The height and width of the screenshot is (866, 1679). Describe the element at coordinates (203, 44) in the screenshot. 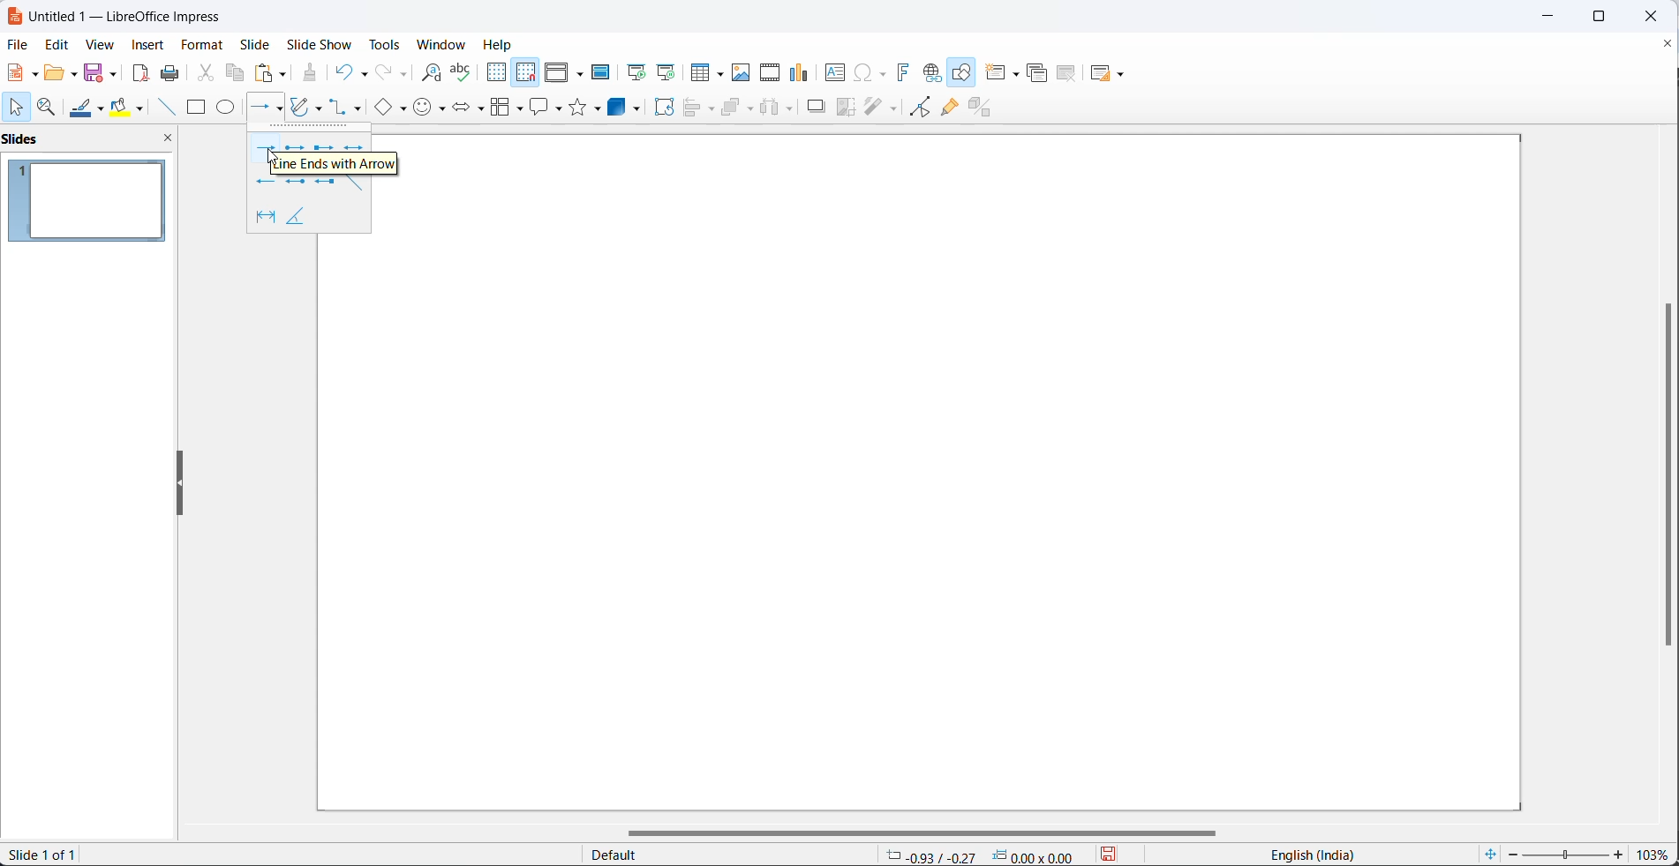

I see `format` at that location.